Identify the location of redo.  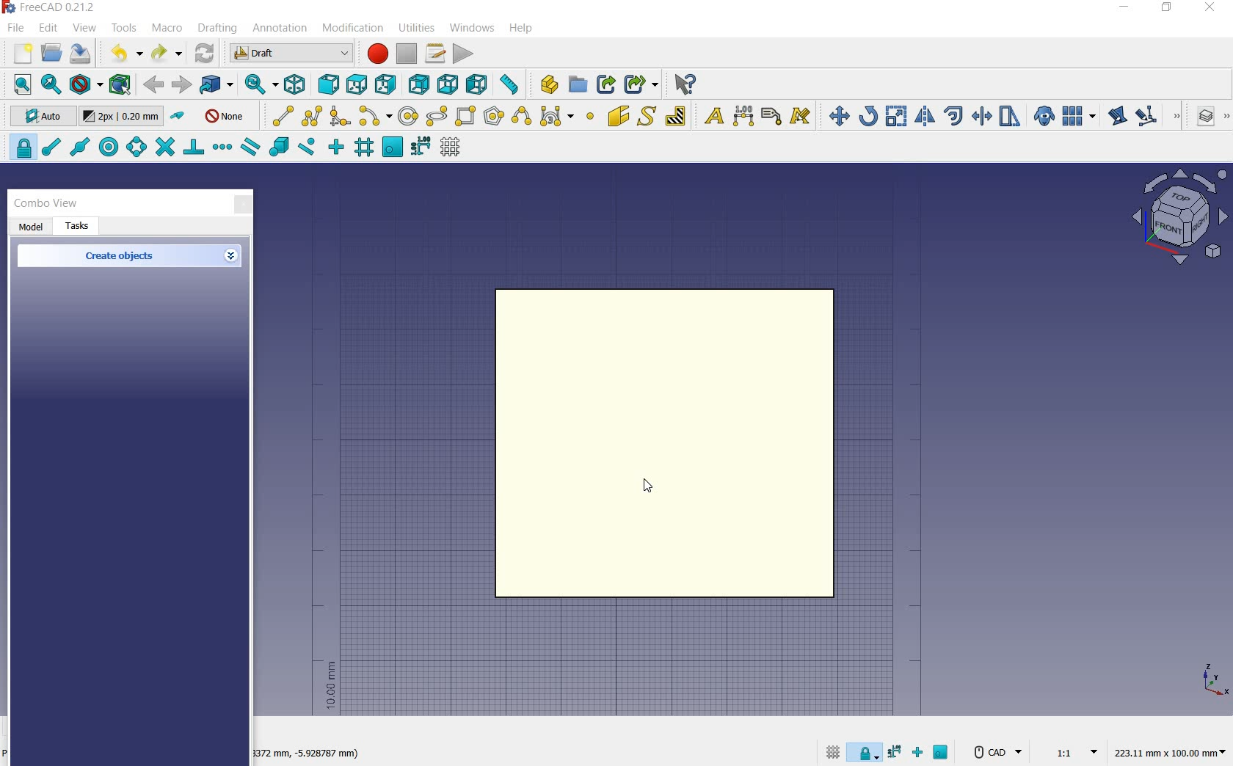
(167, 54).